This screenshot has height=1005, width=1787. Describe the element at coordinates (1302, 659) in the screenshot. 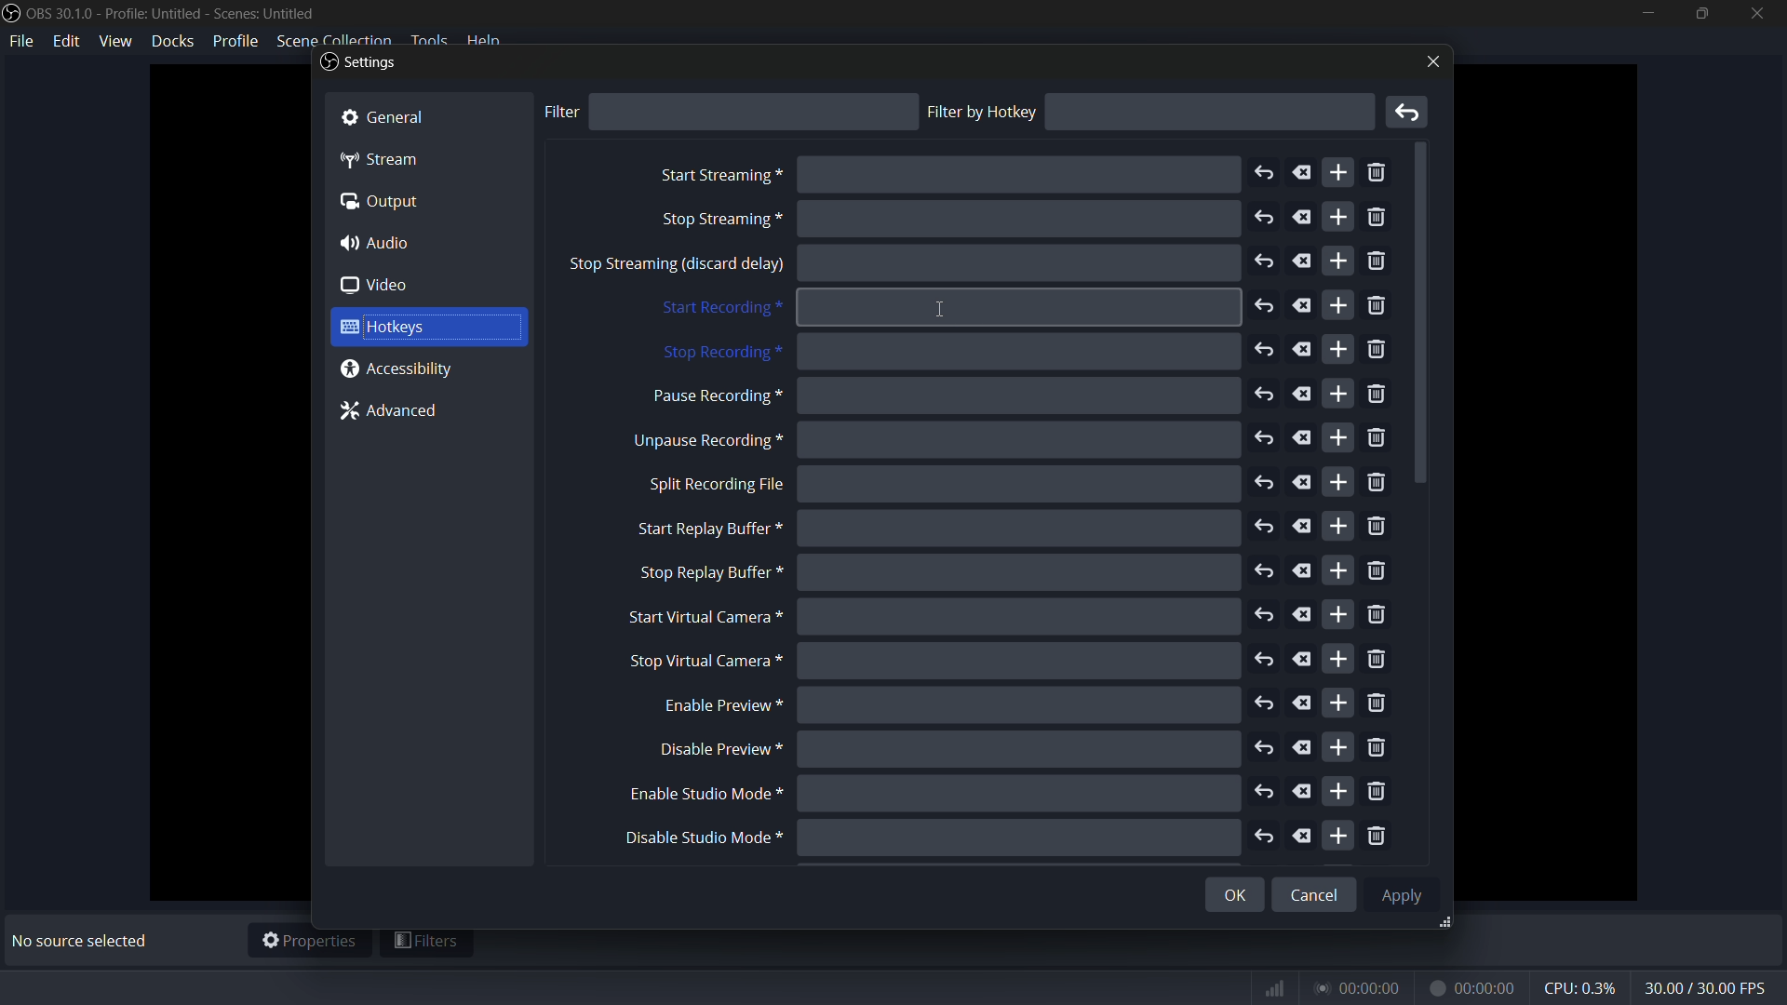

I see `delete` at that location.